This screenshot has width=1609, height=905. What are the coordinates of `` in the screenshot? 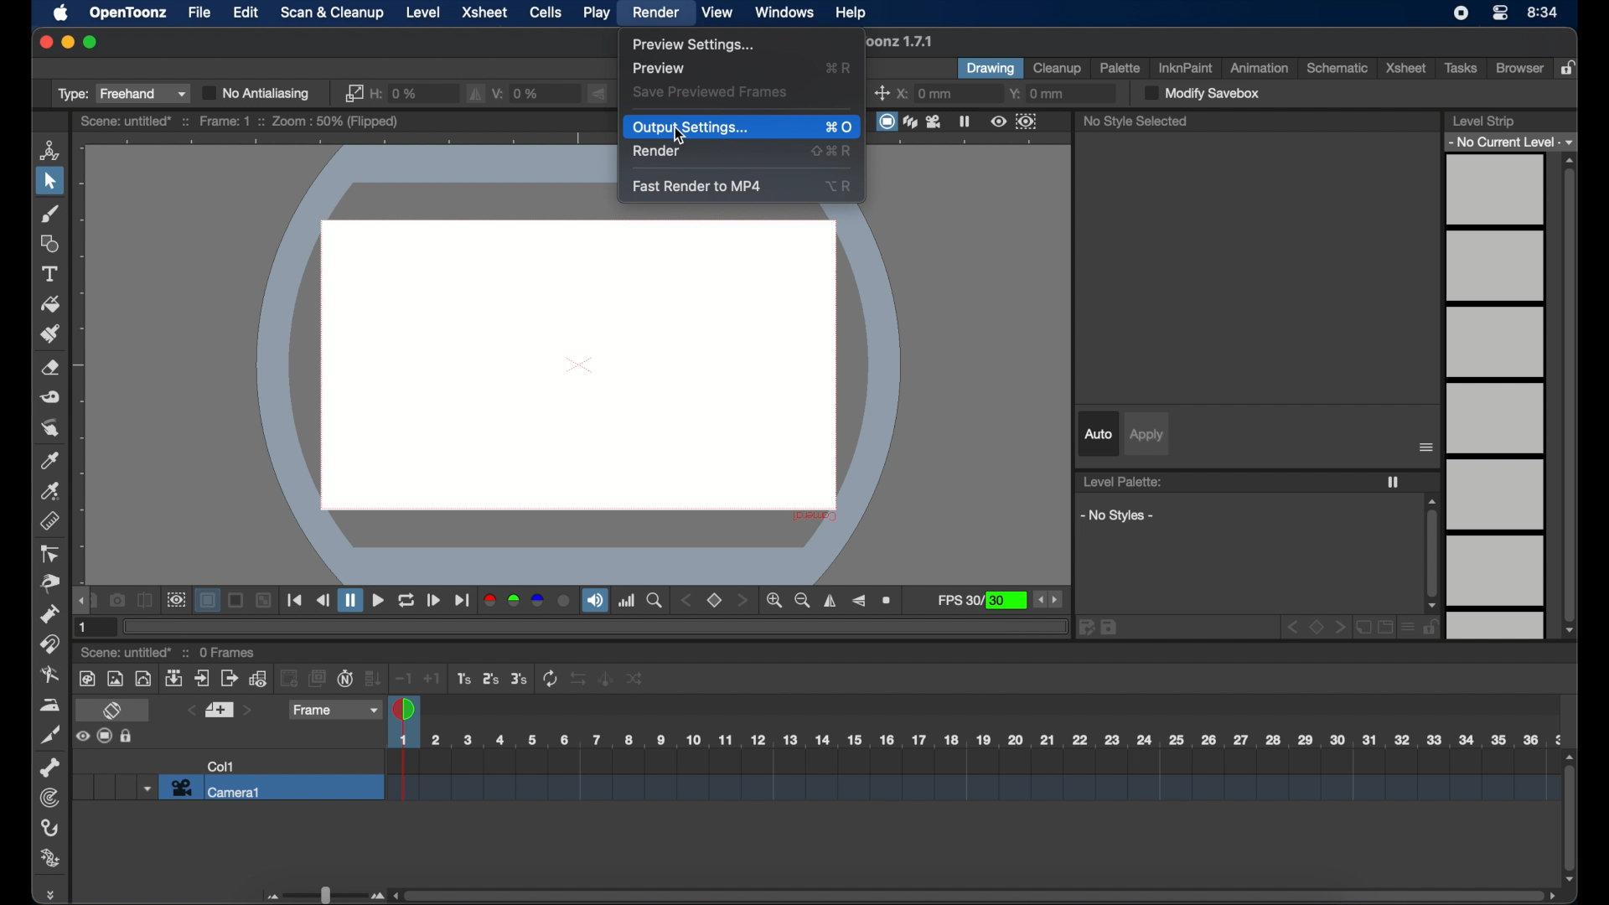 It's located at (380, 602).